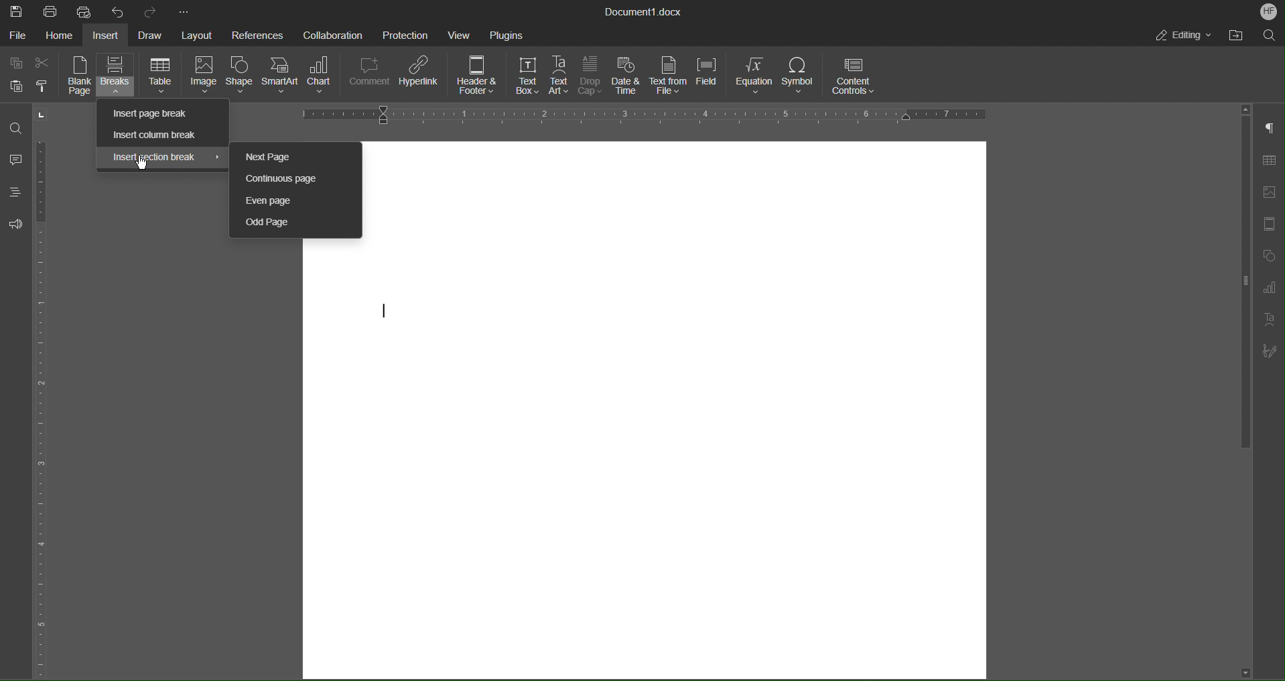 The image size is (1285, 681). Describe the element at coordinates (268, 199) in the screenshot. I see `Even page` at that location.